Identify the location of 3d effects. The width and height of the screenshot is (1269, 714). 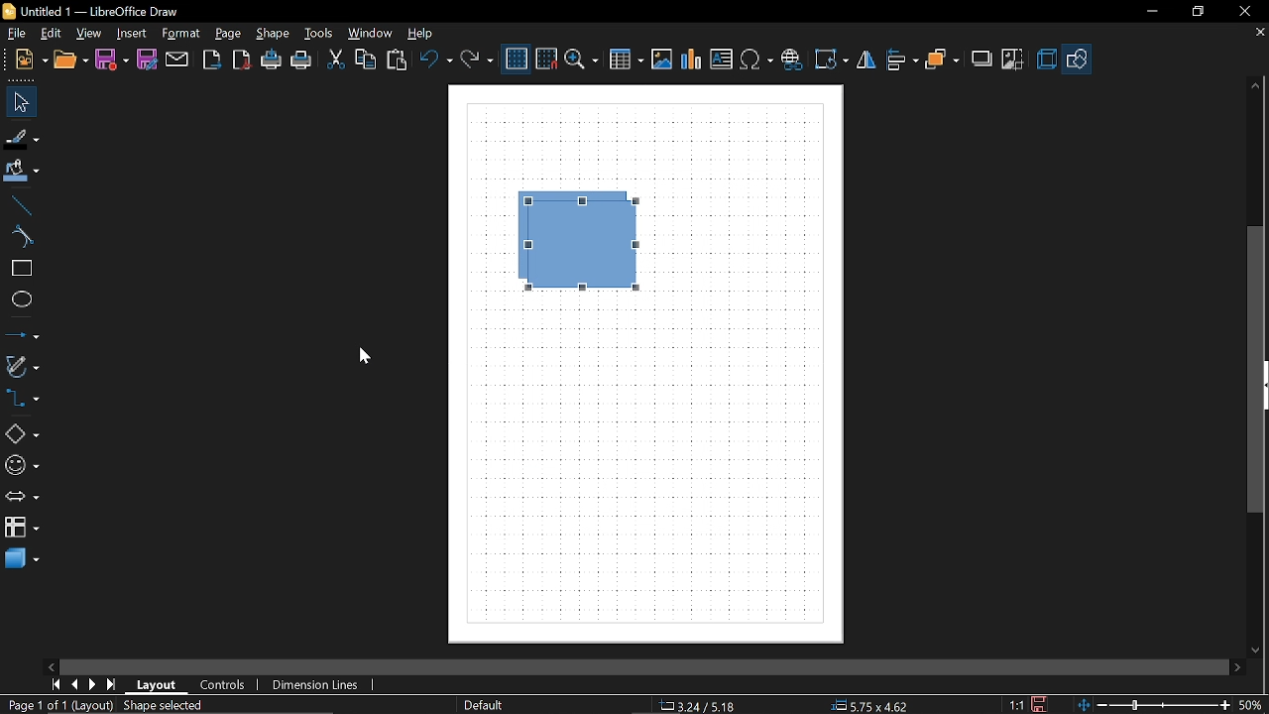
(1046, 59).